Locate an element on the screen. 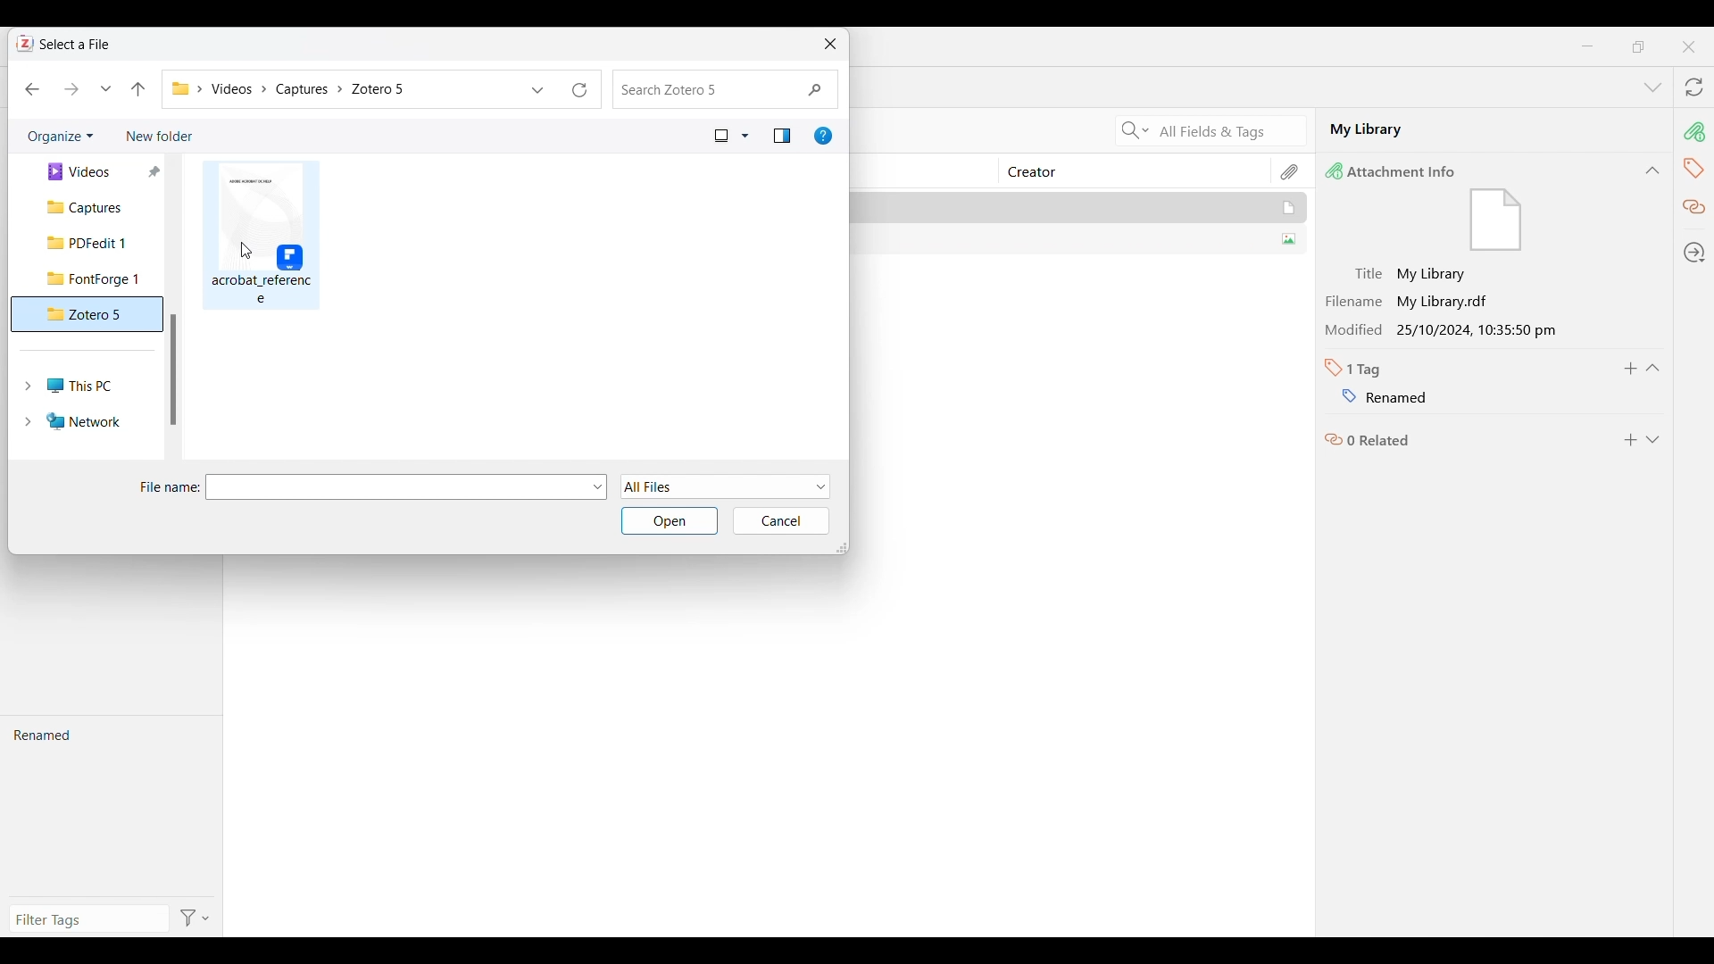  file icon is located at coordinates (1494, 221).